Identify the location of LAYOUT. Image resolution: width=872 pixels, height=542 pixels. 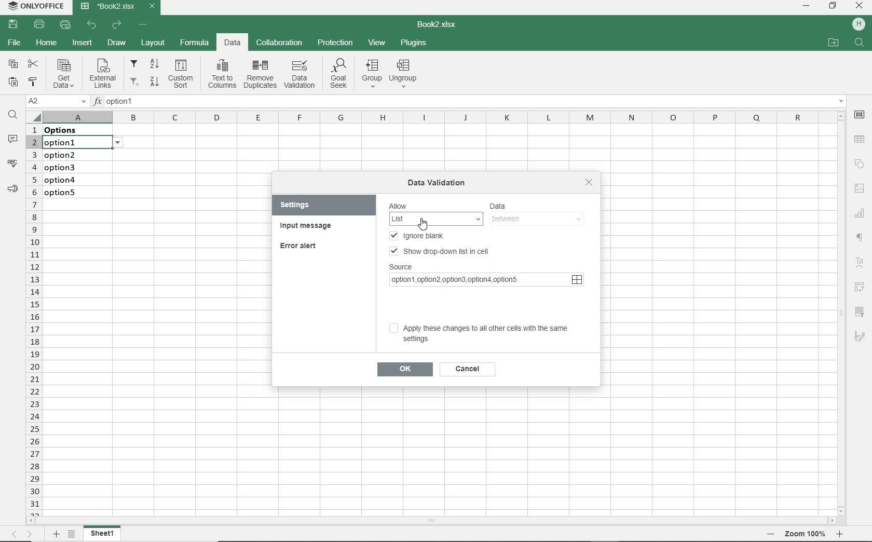
(153, 43).